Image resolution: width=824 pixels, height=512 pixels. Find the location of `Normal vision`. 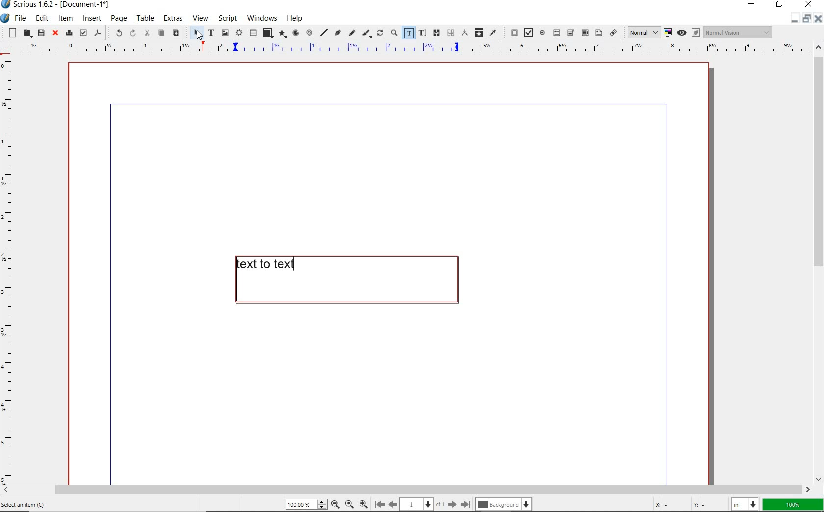

Normal vision is located at coordinates (738, 33).